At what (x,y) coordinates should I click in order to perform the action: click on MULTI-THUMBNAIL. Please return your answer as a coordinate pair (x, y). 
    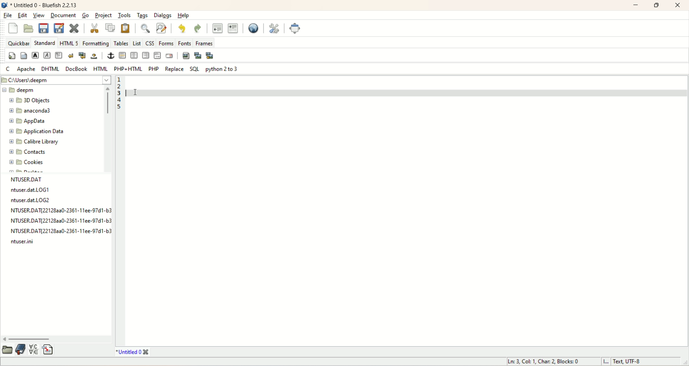
    Looking at the image, I should click on (211, 56).